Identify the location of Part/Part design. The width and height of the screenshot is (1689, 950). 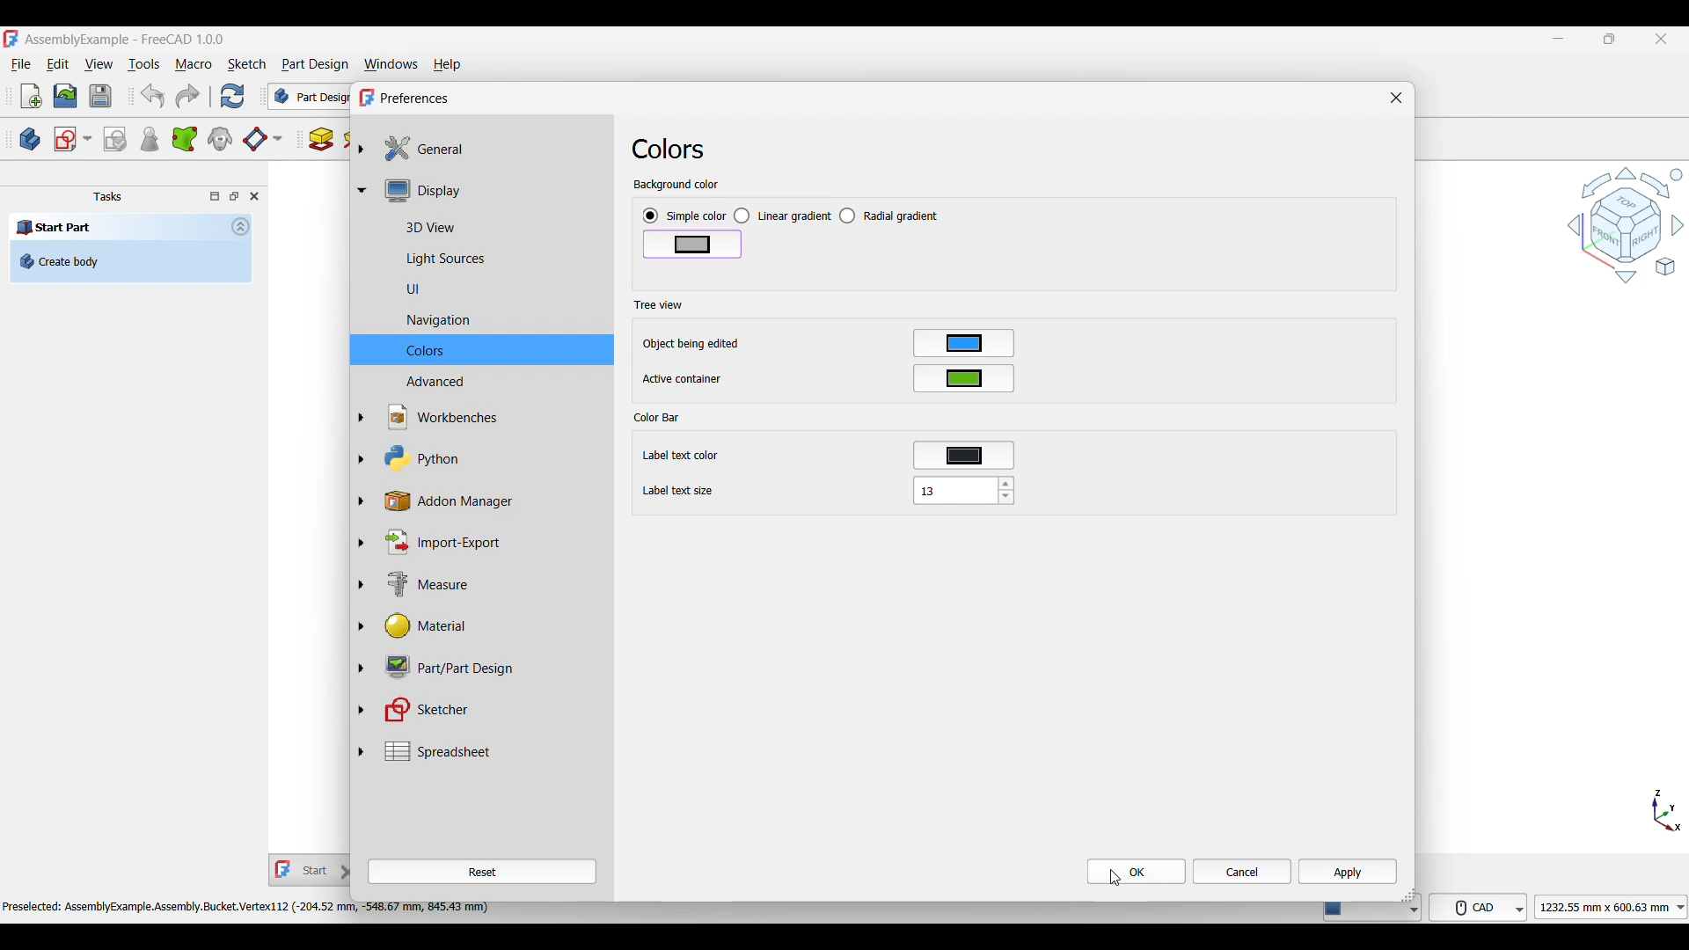
(492, 666).